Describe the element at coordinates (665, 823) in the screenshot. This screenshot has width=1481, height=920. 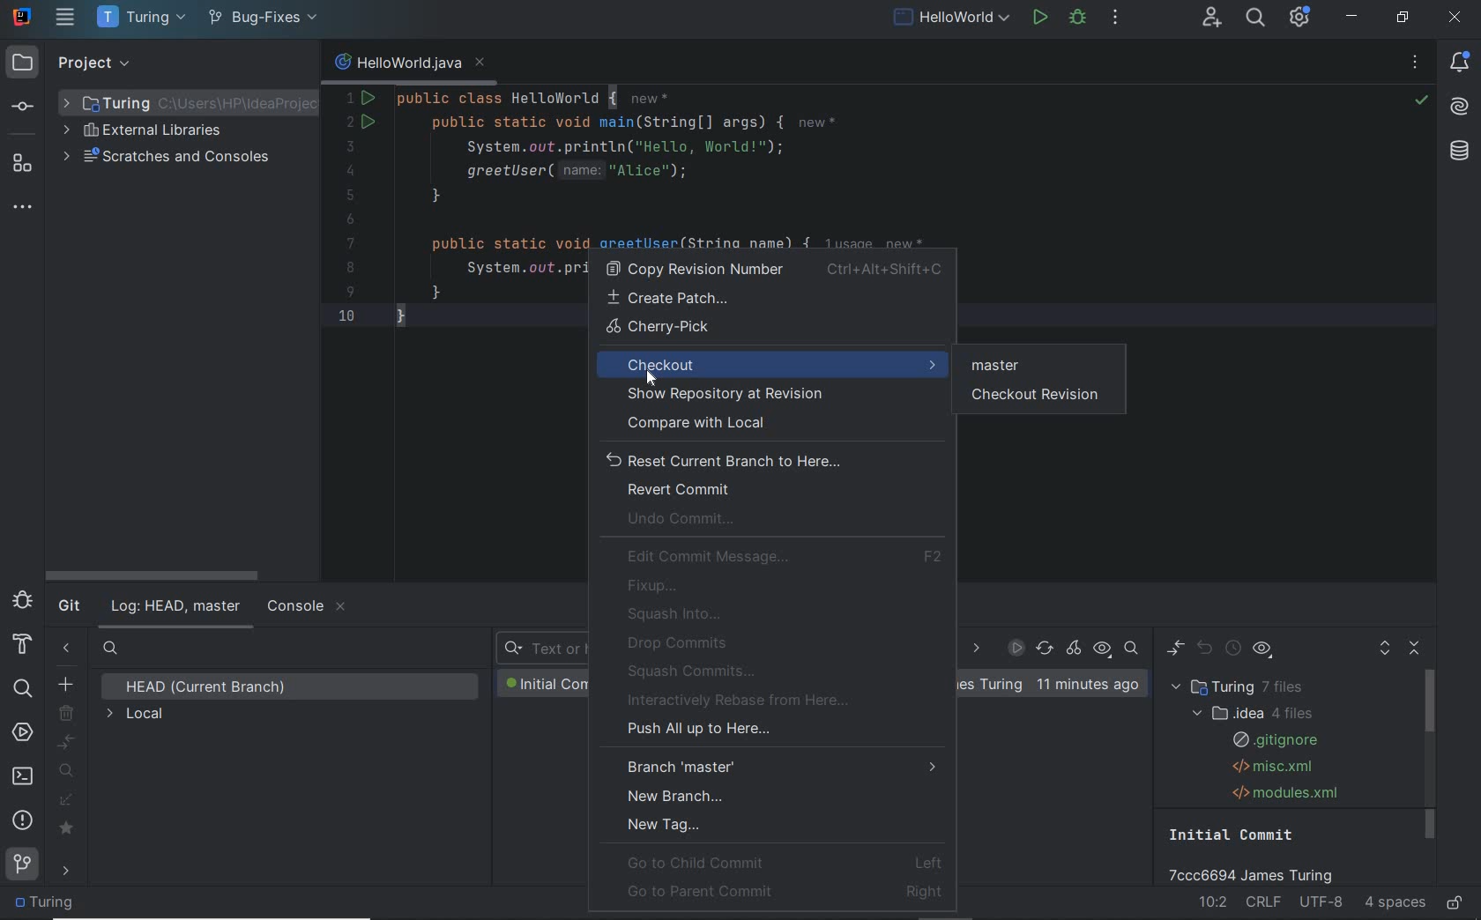
I see `new tag` at that location.